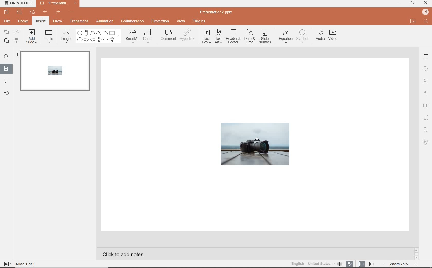 The width and height of the screenshot is (432, 268). I want to click on restore, so click(413, 3).